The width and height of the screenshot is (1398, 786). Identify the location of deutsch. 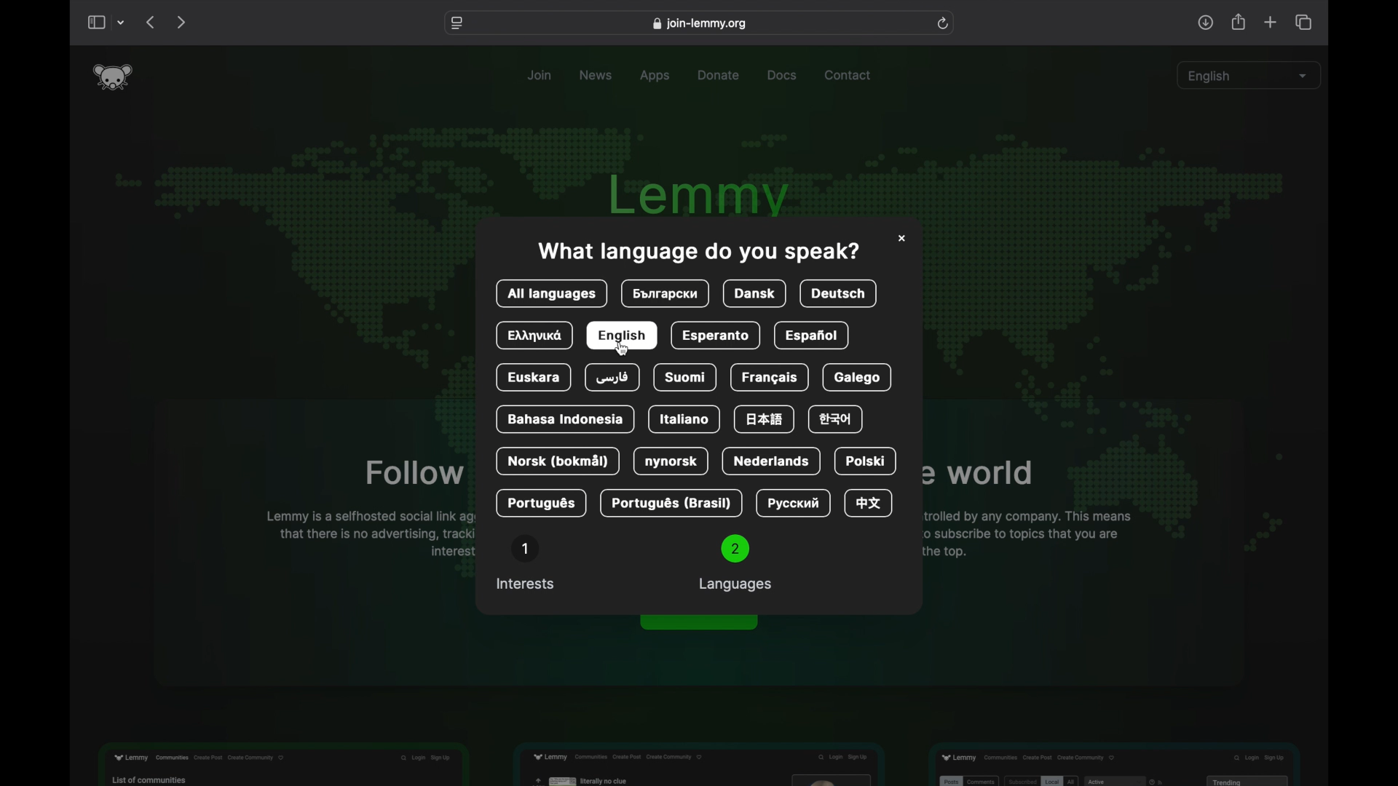
(840, 293).